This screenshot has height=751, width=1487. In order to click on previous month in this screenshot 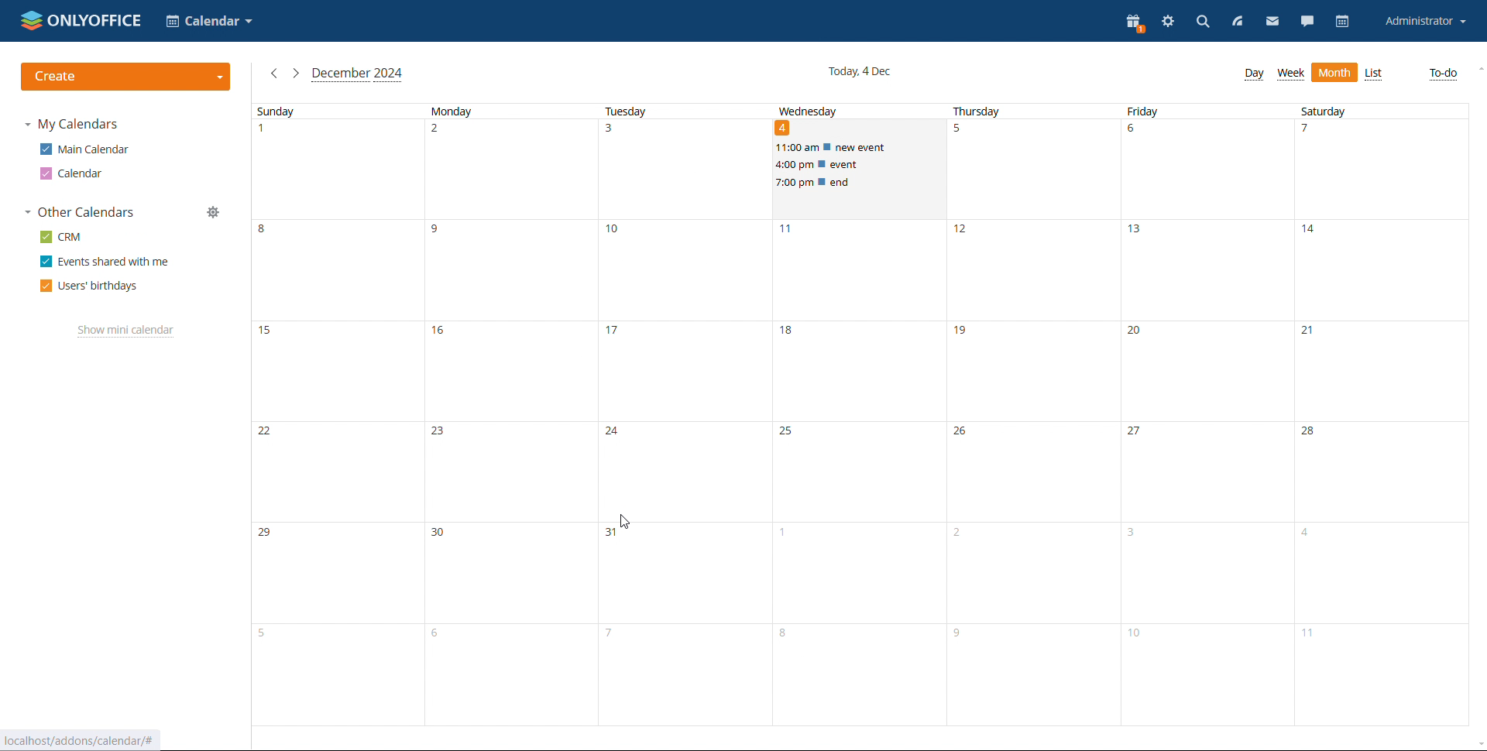, I will do `click(275, 74)`.